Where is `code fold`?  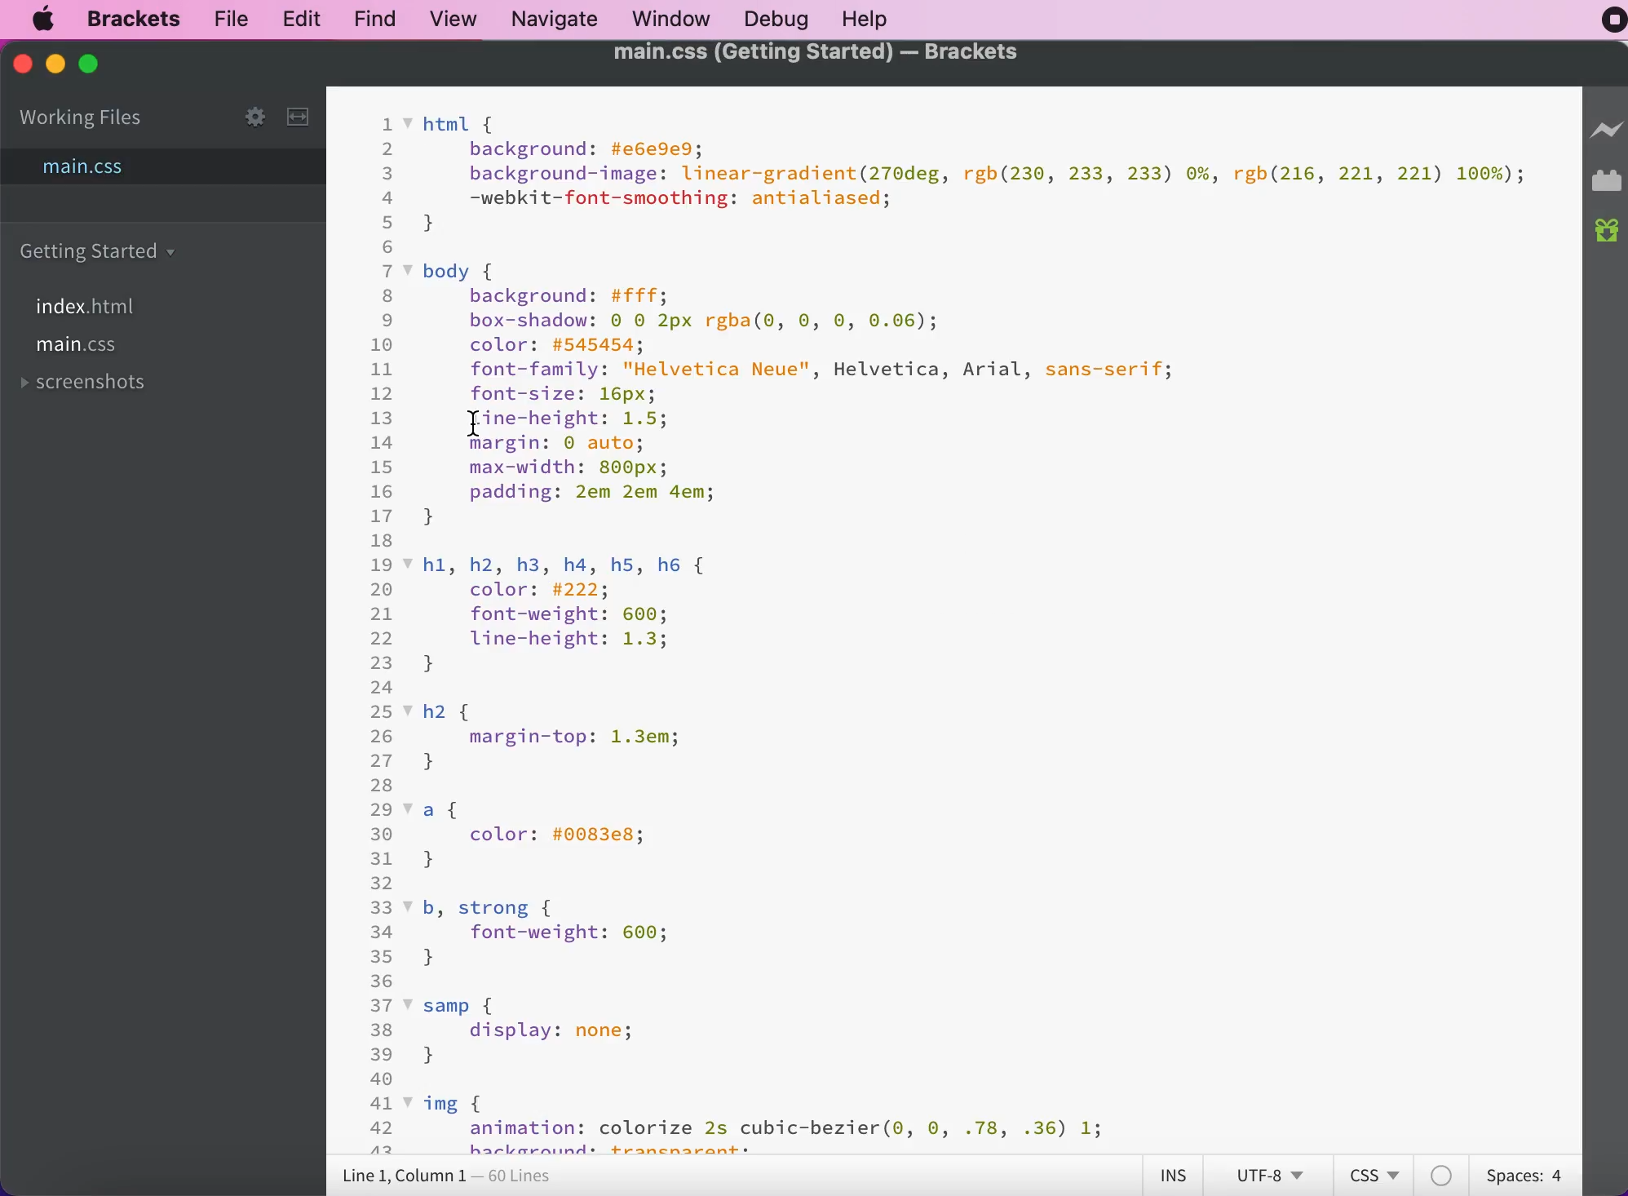
code fold is located at coordinates (409, 710).